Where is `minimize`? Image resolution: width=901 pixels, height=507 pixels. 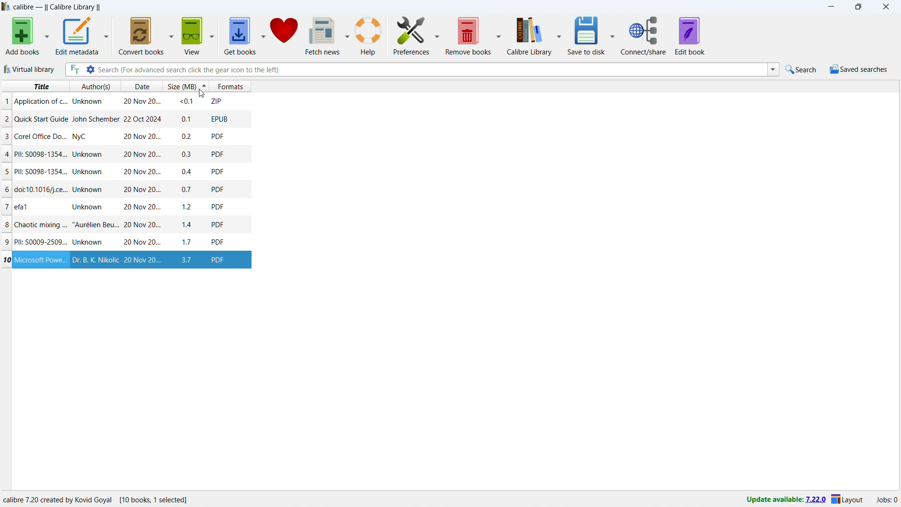 minimize is located at coordinates (830, 7).